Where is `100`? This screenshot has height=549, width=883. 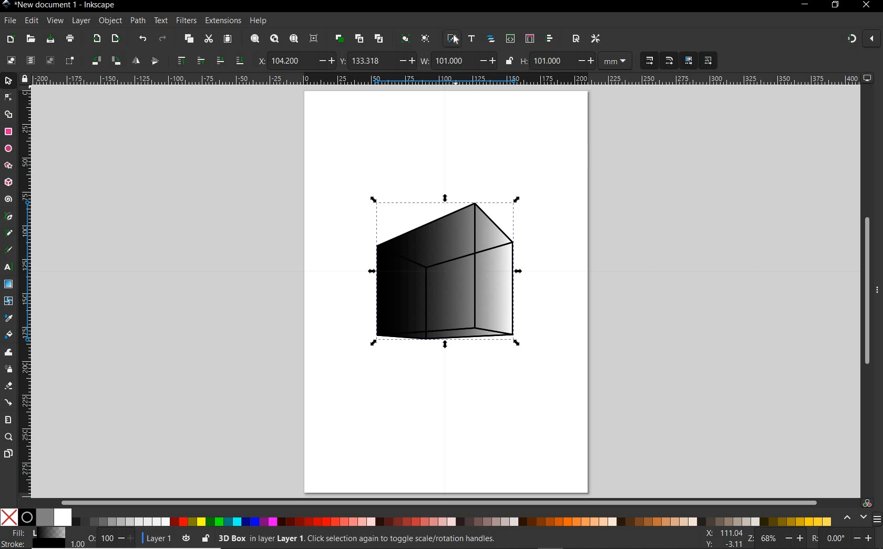 100 is located at coordinates (107, 537).